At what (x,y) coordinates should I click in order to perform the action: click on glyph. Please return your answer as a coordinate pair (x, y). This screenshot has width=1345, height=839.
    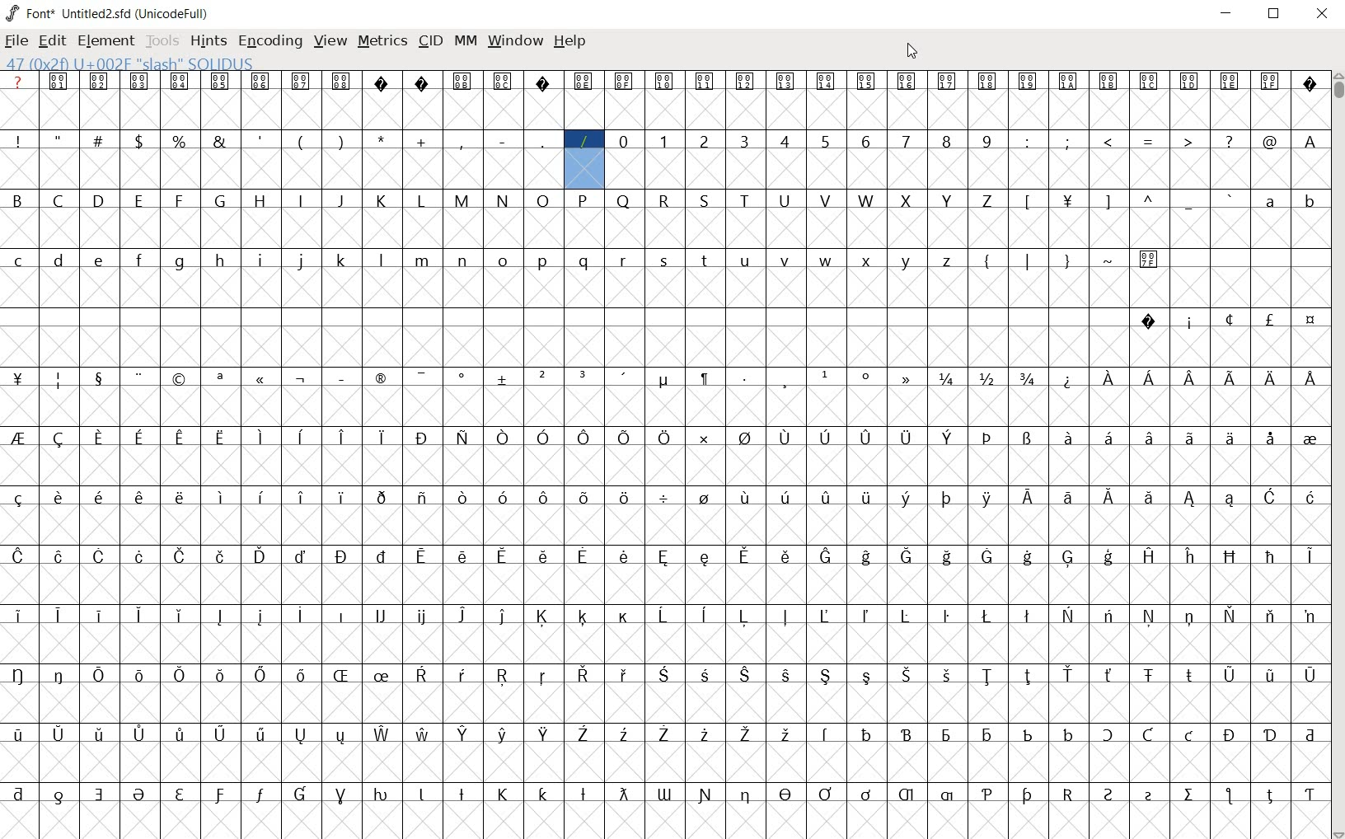
    Looking at the image, I should click on (1027, 616).